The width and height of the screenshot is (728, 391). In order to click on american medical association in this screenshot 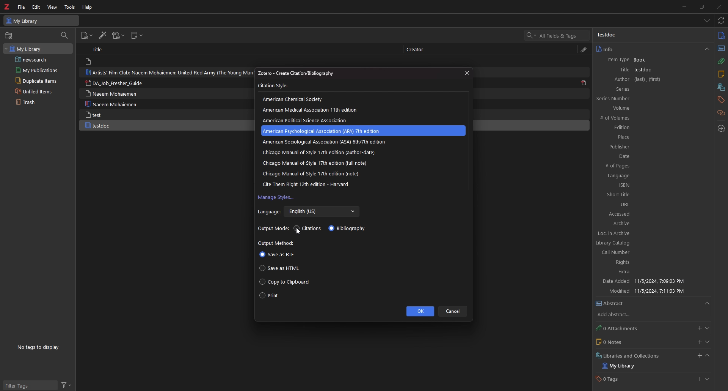, I will do `click(314, 110)`.